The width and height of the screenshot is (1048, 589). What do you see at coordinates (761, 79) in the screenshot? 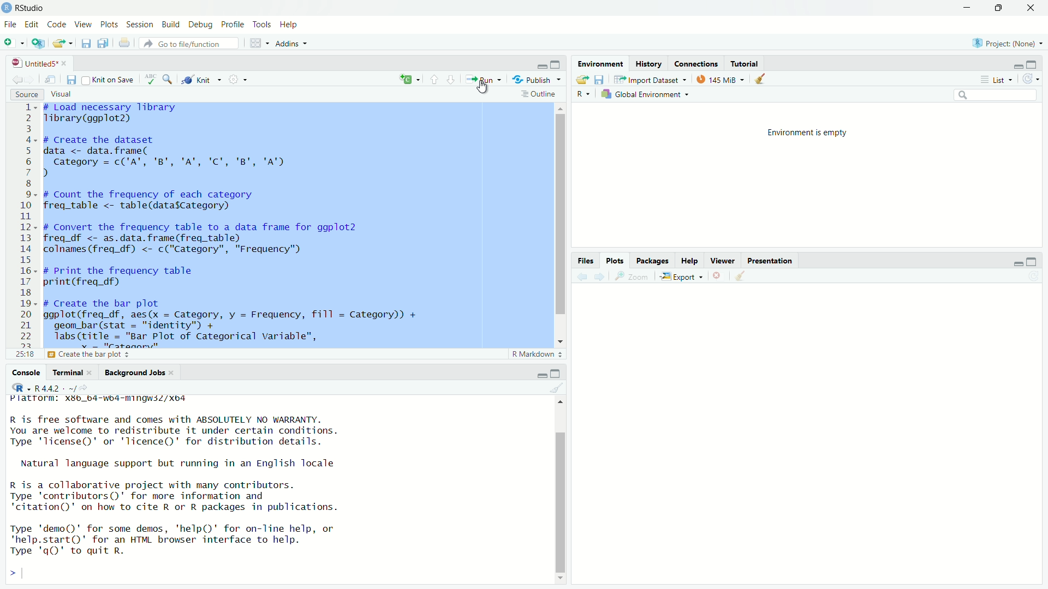
I see `clear data` at bounding box center [761, 79].